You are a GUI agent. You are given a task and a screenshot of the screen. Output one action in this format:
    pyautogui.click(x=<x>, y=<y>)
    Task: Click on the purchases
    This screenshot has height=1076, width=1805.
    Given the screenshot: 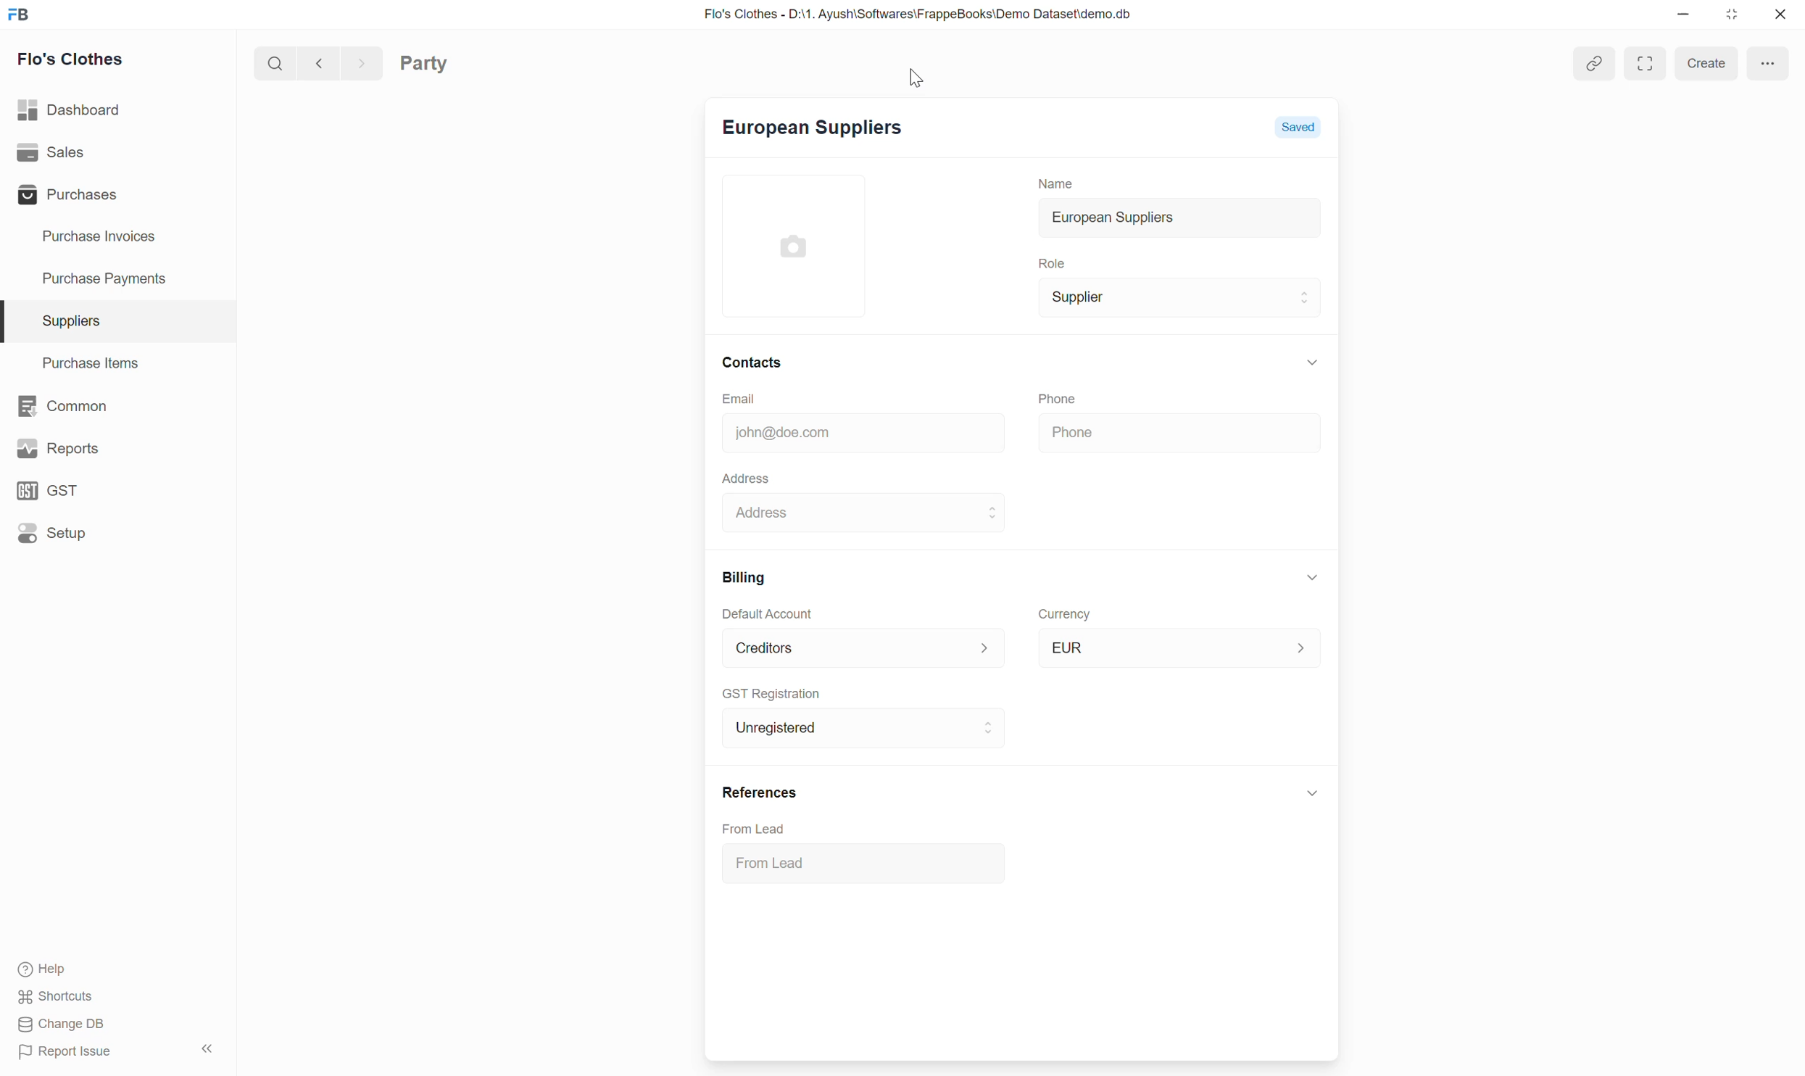 What is the action you would take?
    pyautogui.click(x=64, y=196)
    